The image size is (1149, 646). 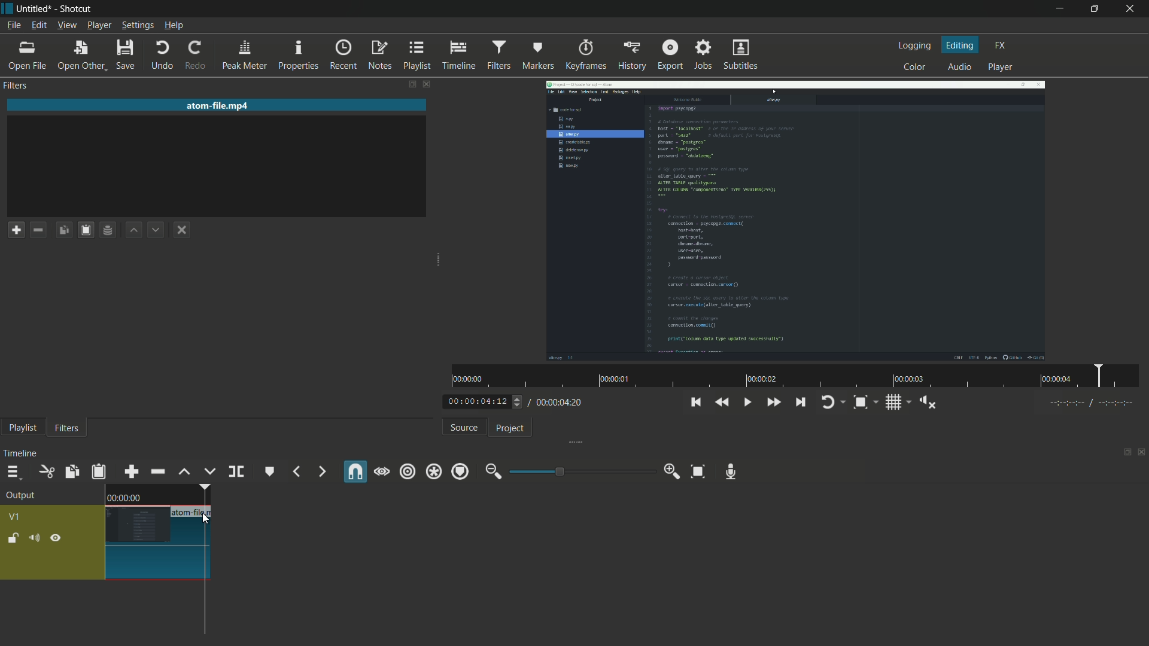 What do you see at coordinates (433, 471) in the screenshot?
I see `ripple all tracks` at bounding box center [433, 471].